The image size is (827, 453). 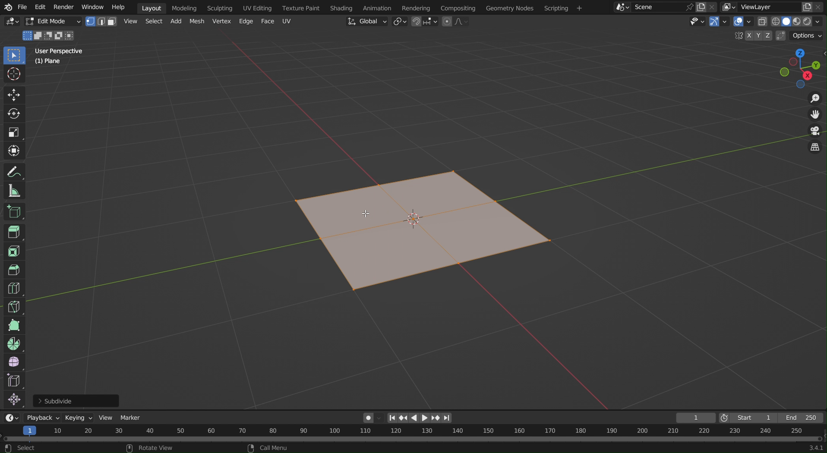 I want to click on XYZ, so click(x=756, y=35).